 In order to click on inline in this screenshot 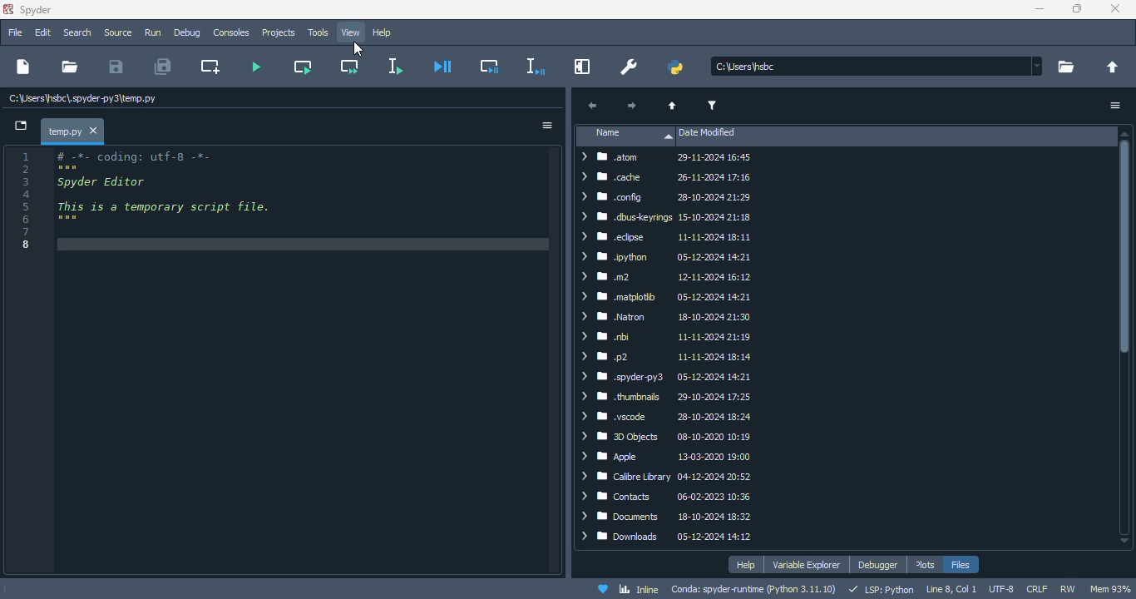, I will do `click(639, 590)`.